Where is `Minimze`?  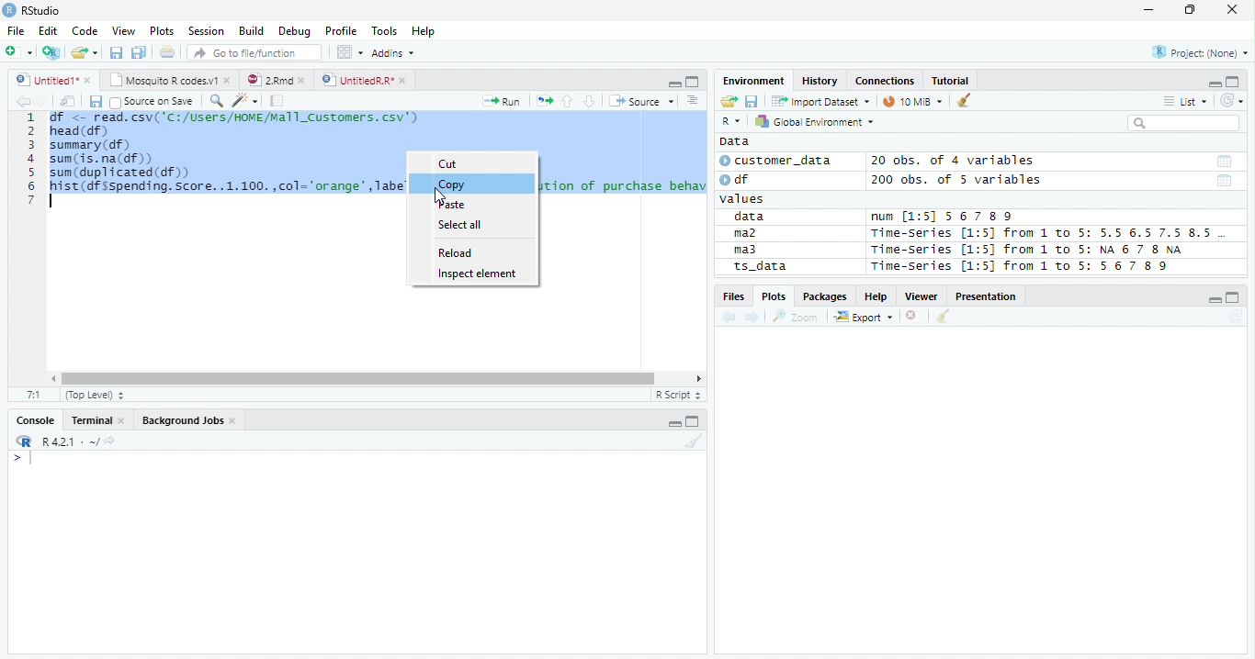
Minimze is located at coordinates (1213, 83).